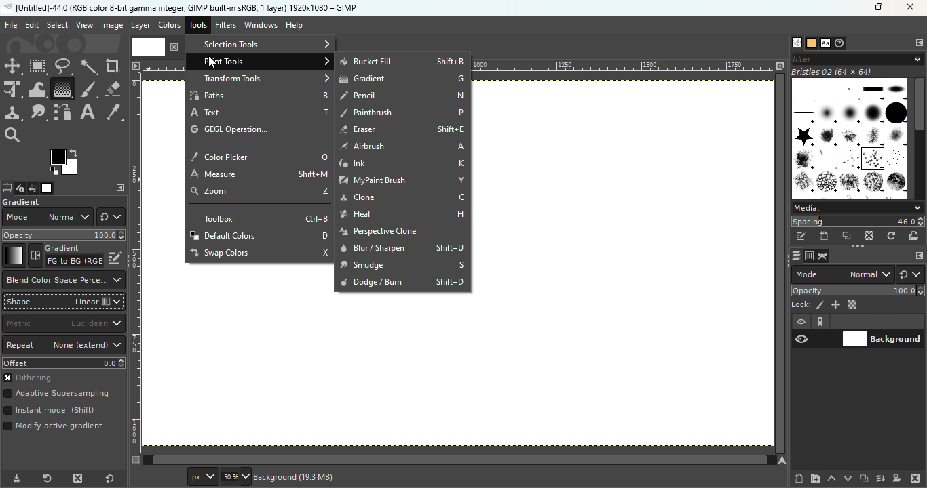 The height and width of the screenshot is (488, 927). Describe the element at coordinates (136, 262) in the screenshot. I see `Vertical ruler` at that location.